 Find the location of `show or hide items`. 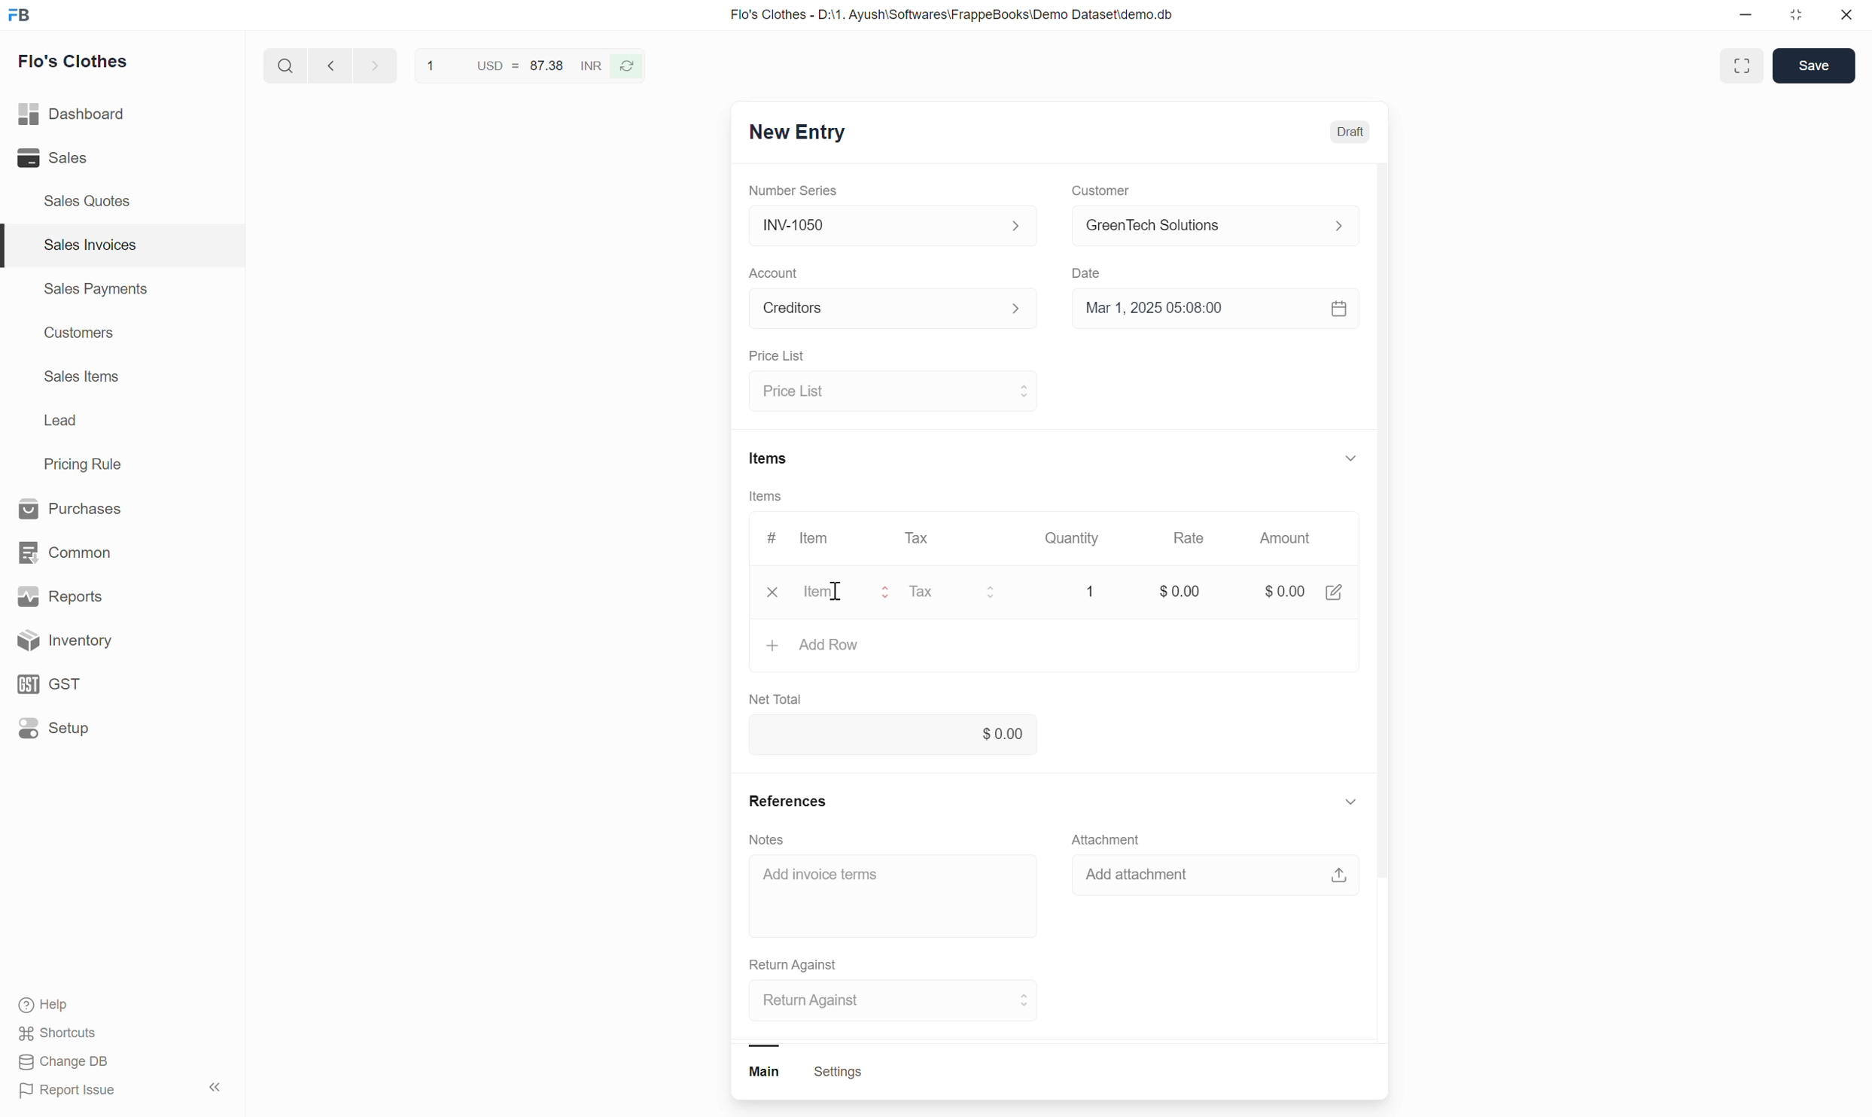

show or hide items is located at coordinates (1350, 455).